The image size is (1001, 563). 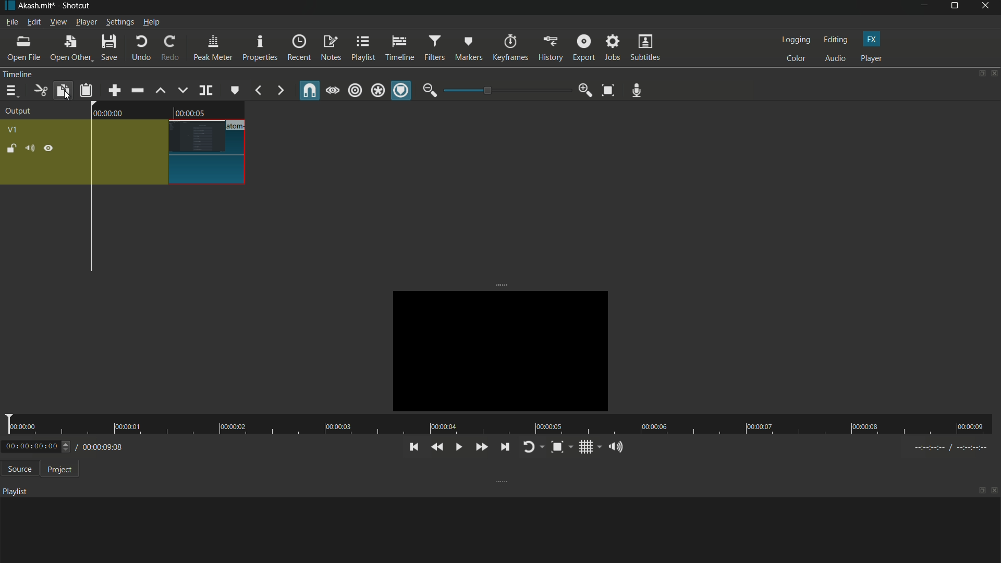 I want to click on filters, so click(x=434, y=47).